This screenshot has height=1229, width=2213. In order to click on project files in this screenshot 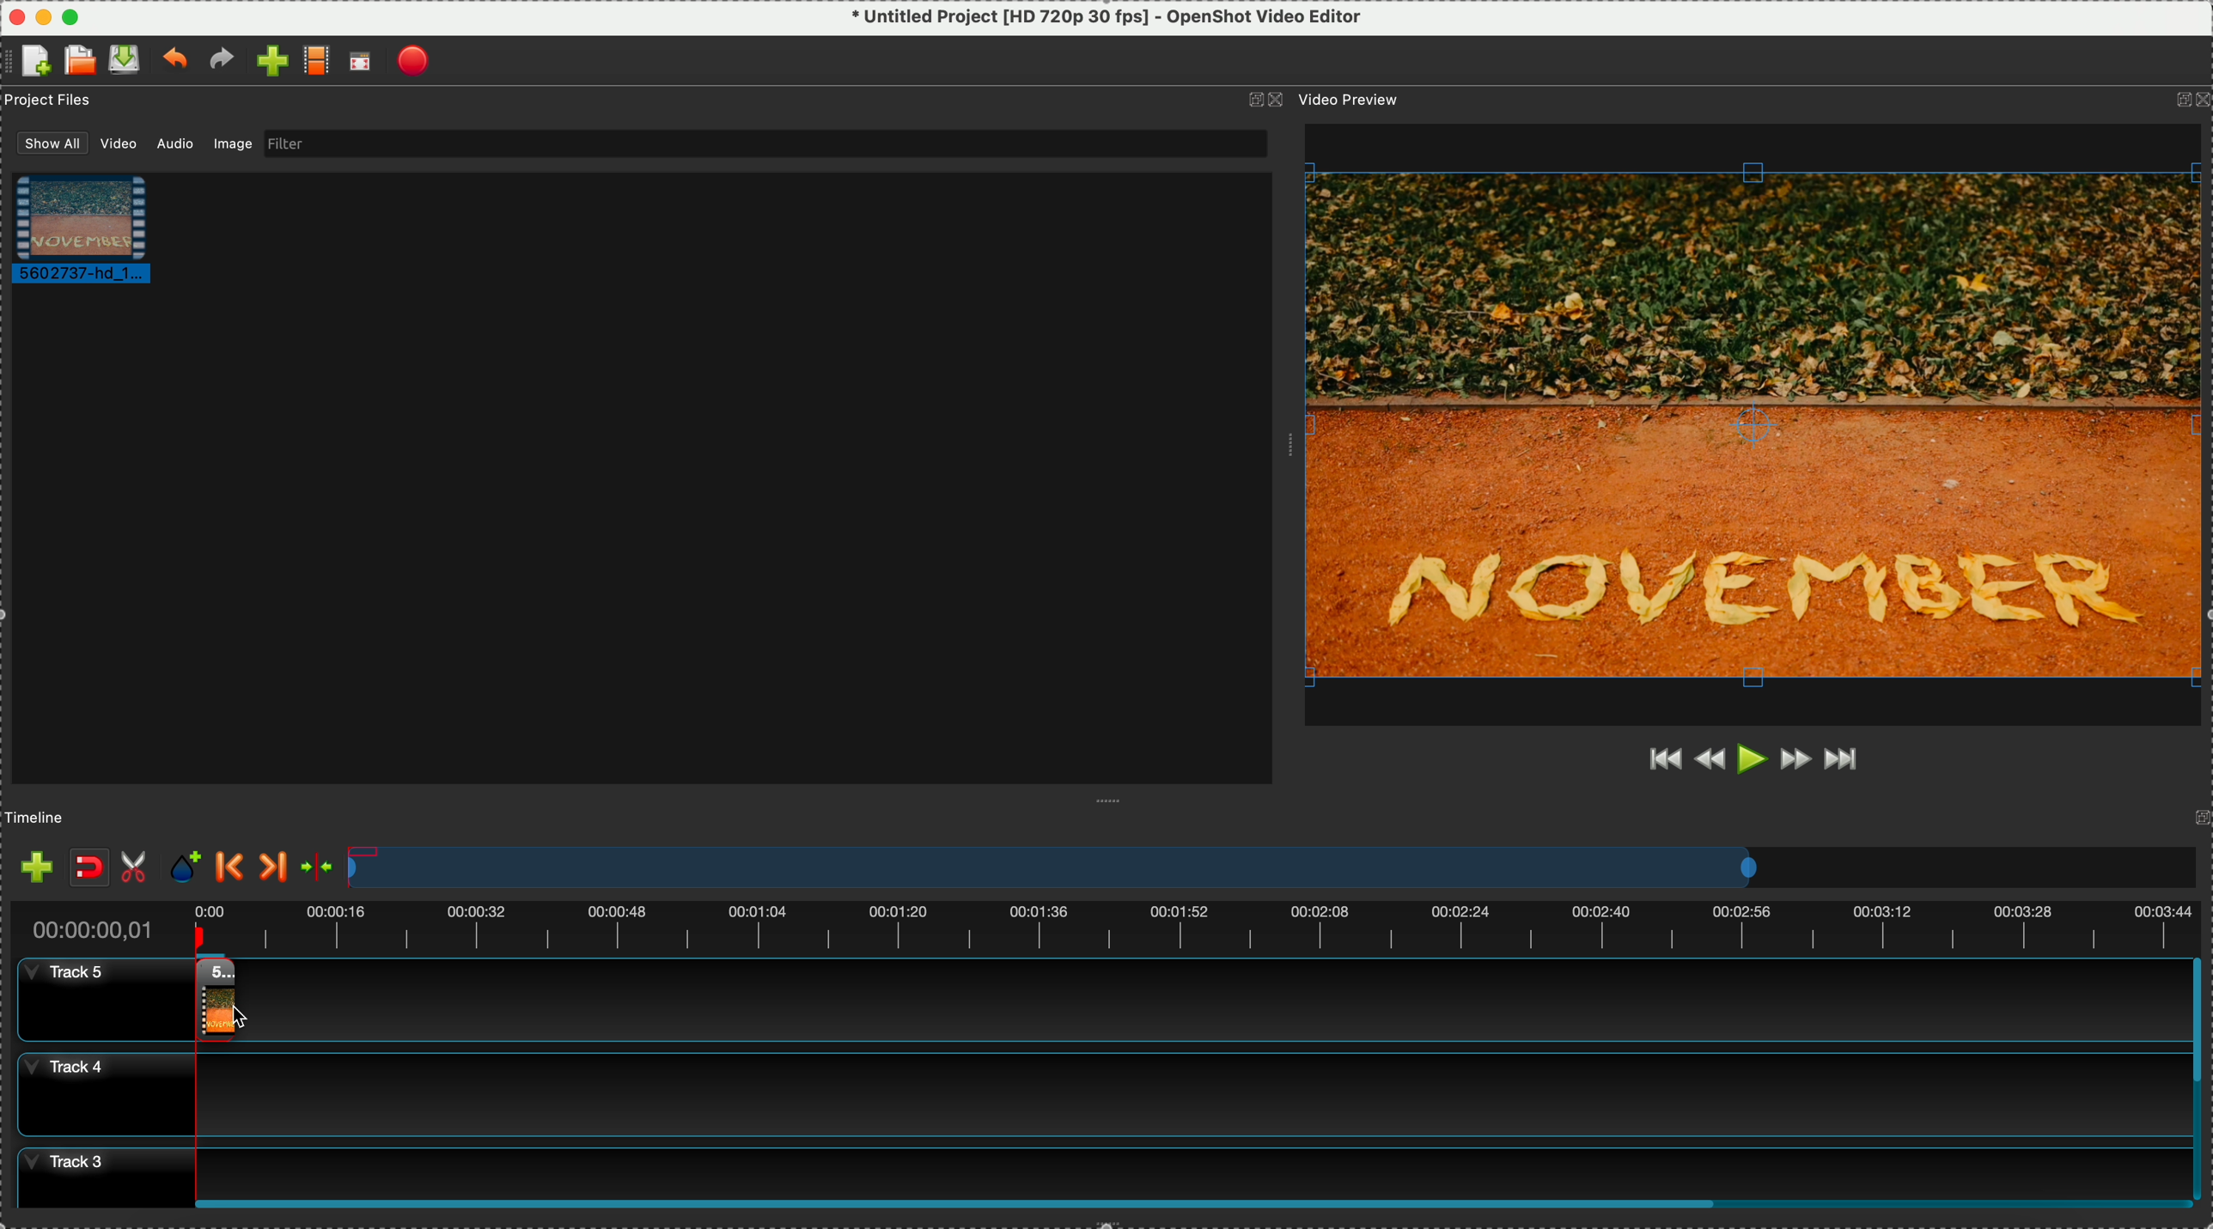, I will do `click(50, 102)`.